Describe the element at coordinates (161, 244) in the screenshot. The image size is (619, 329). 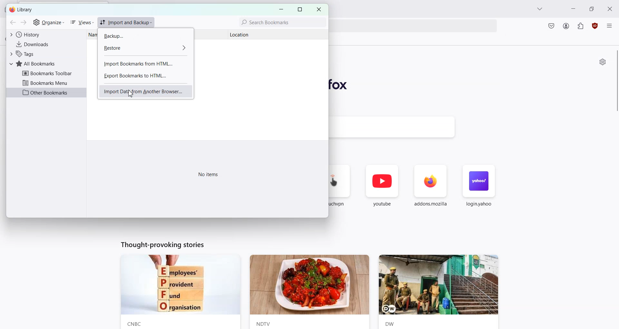
I see `Text` at that location.